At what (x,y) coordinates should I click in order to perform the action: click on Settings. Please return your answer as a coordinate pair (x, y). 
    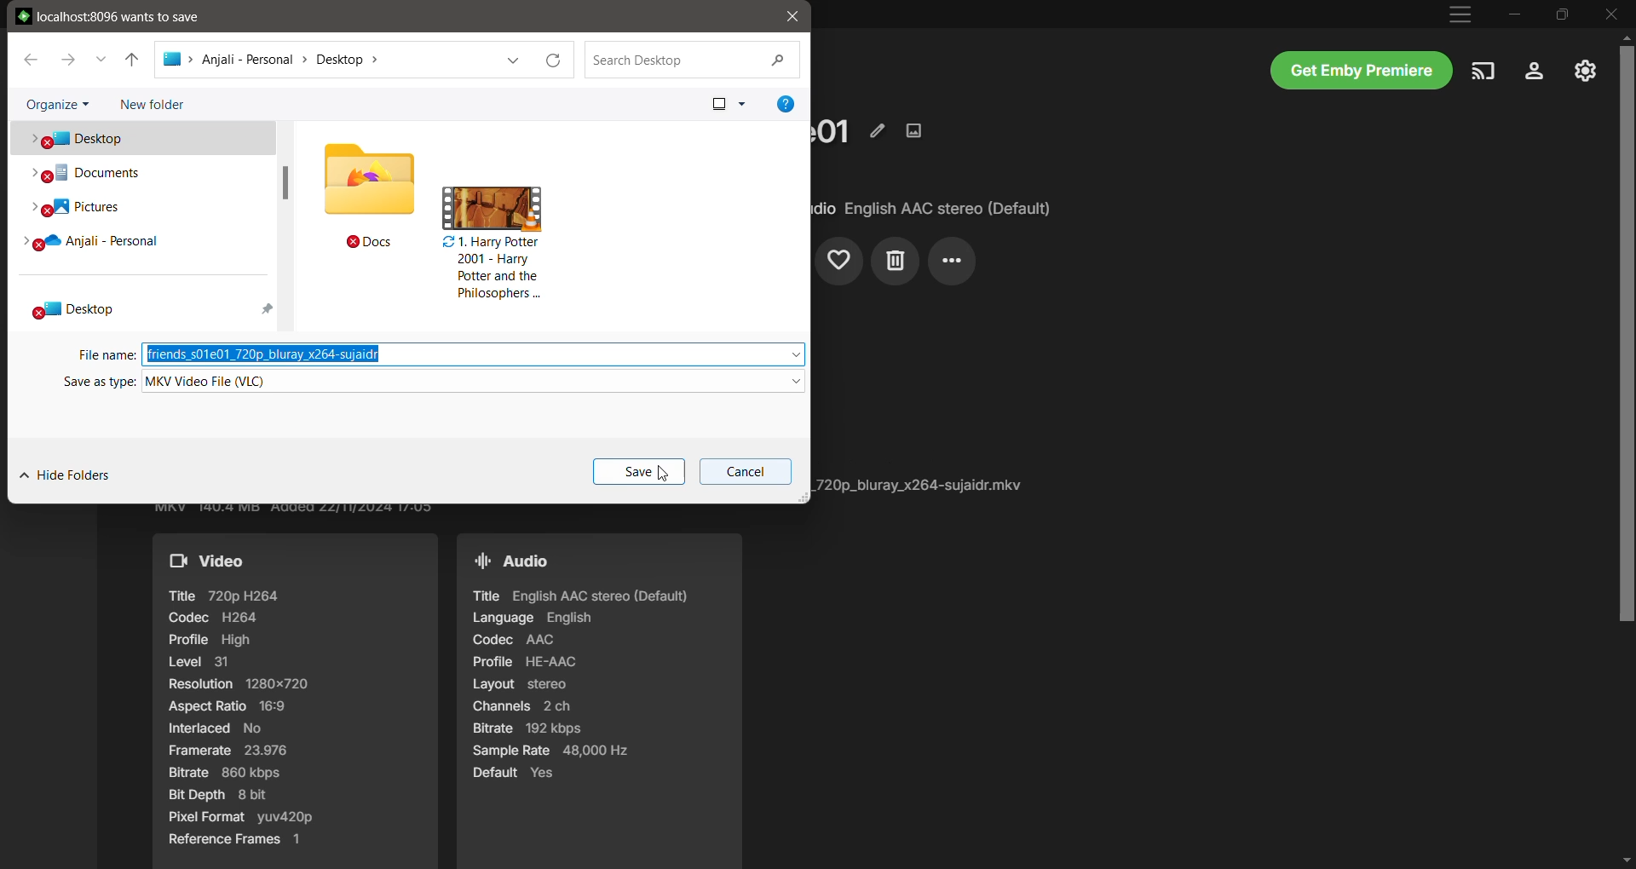
    Looking at the image, I should click on (1535, 72).